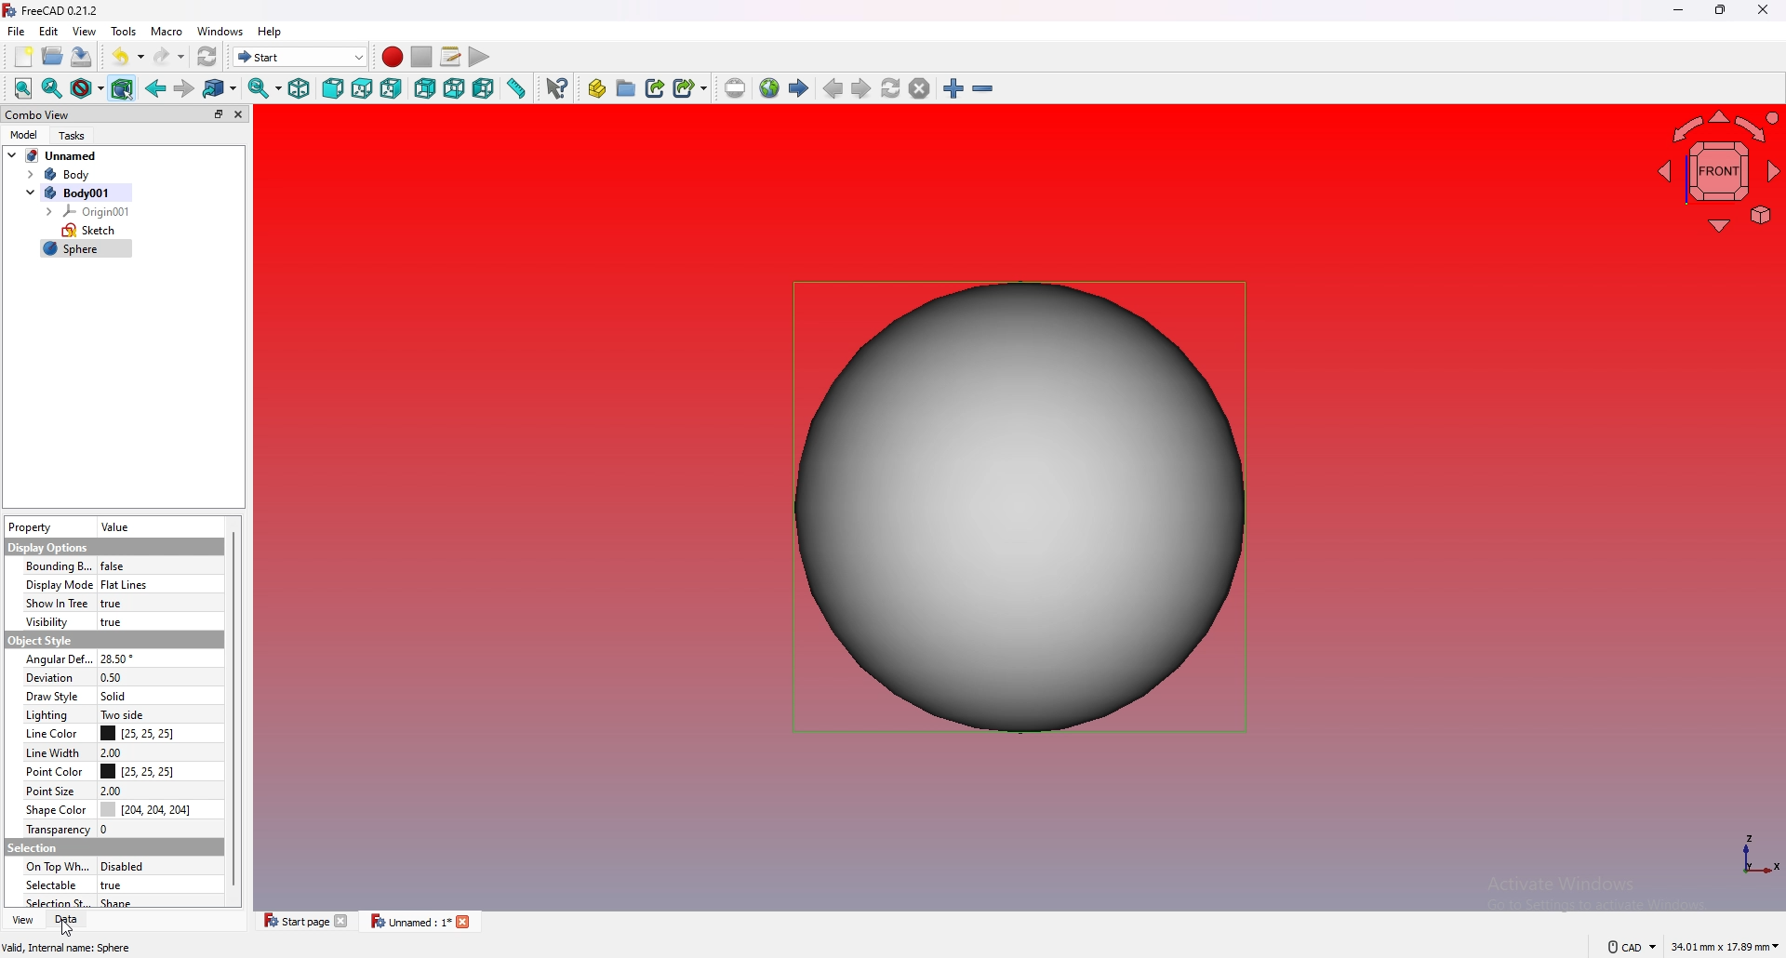  I want to click on isometric, so click(299, 88).